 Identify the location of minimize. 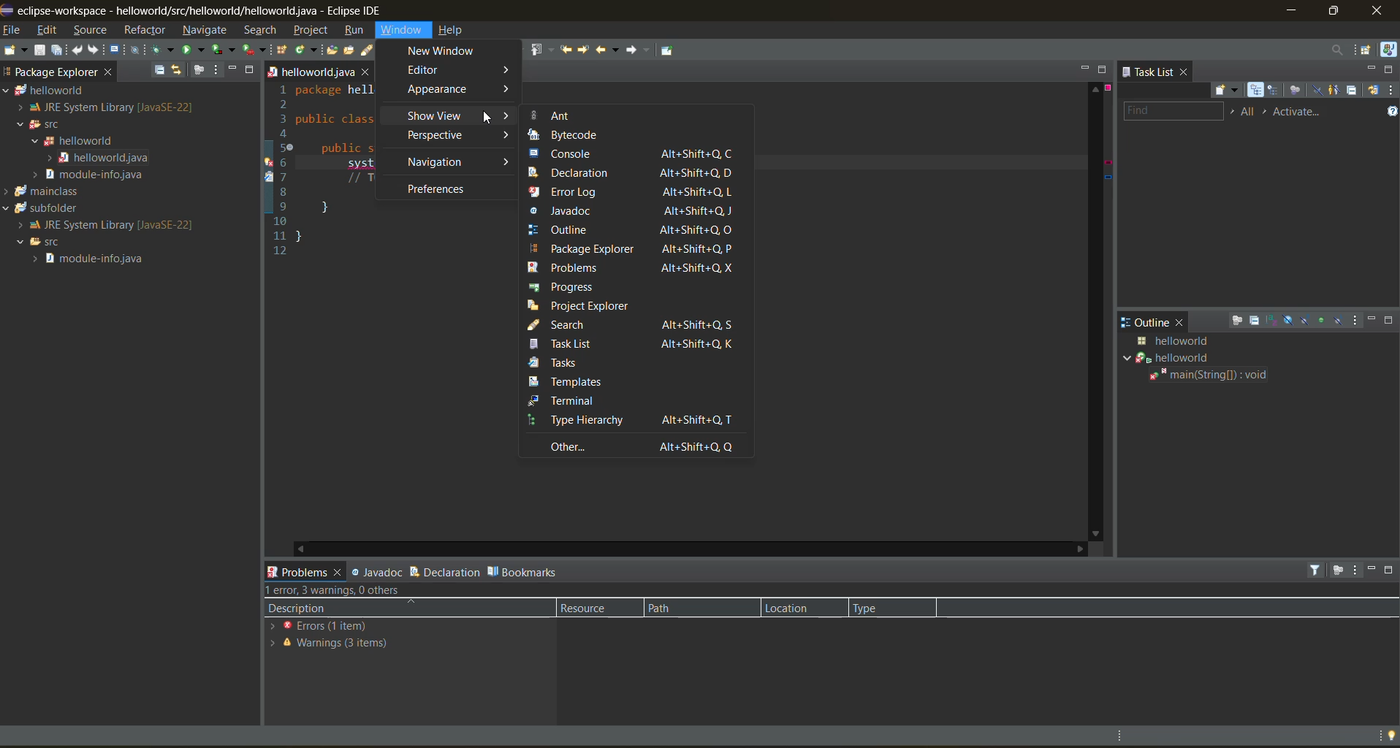
(232, 69).